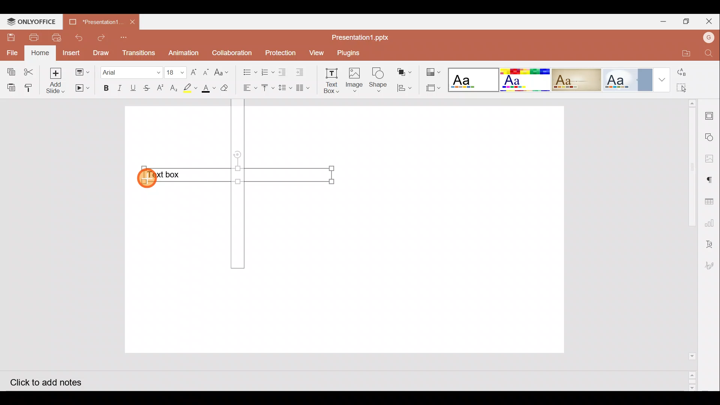  I want to click on View, so click(316, 52).